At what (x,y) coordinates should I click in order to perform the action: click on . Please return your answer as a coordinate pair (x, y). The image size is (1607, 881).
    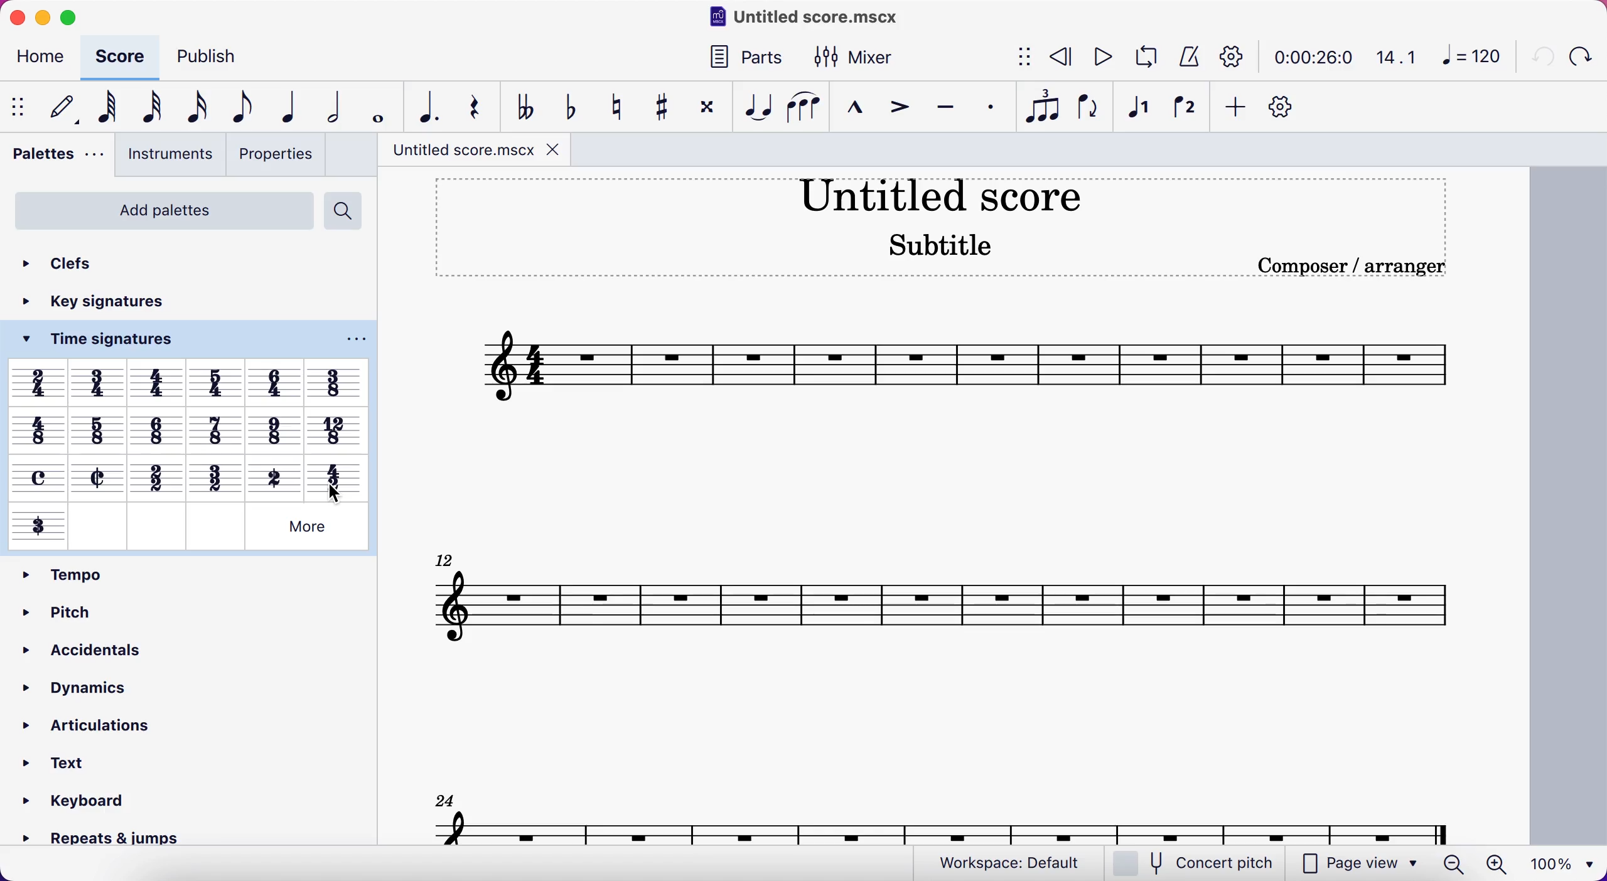
    Looking at the image, I should click on (98, 429).